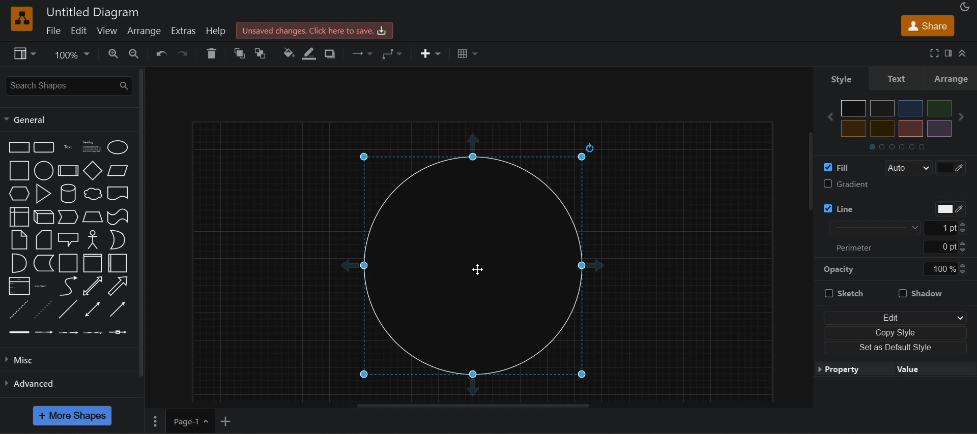 The image size is (977, 434). I want to click on More options, so click(155, 420).